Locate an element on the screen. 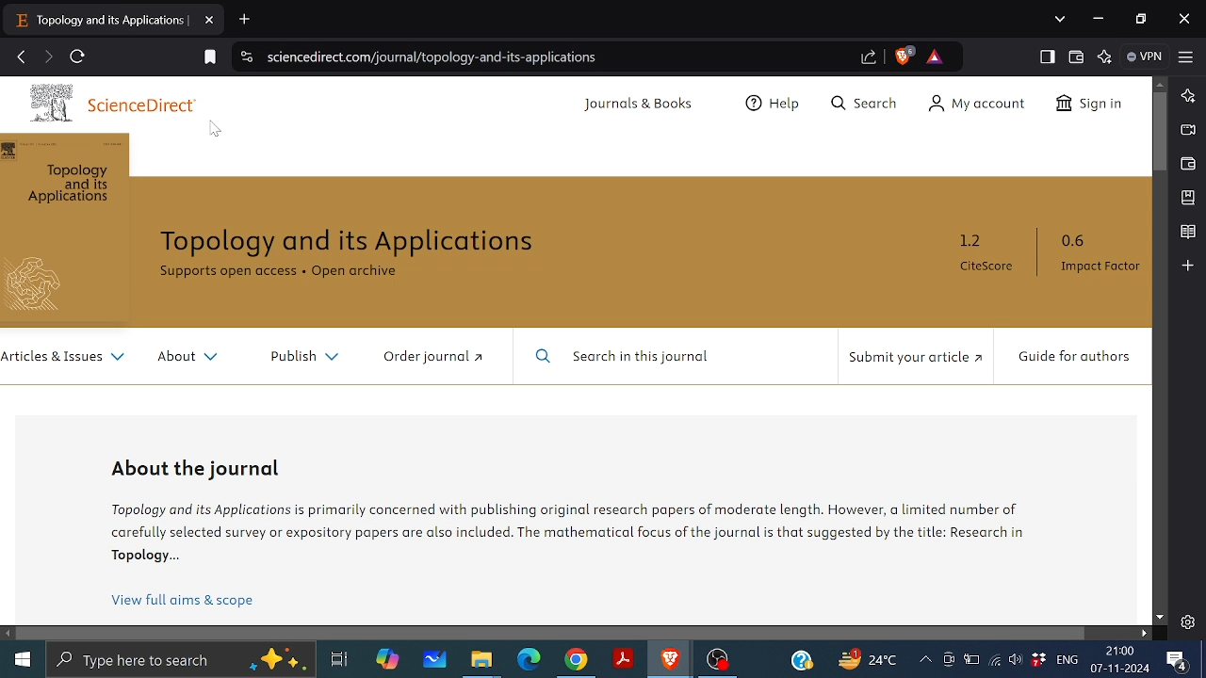  Guide for authors is located at coordinates (1075, 357).